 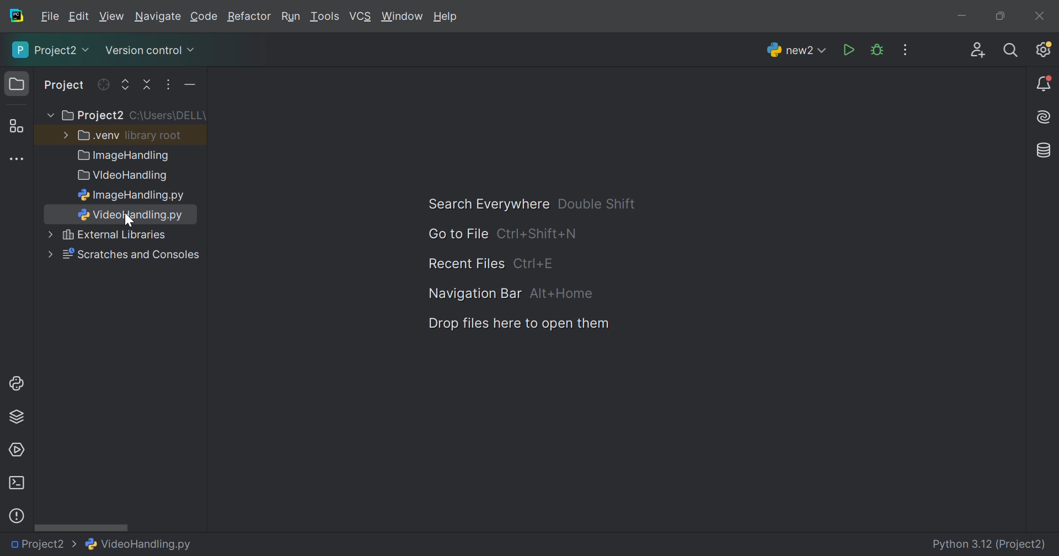 What do you see at coordinates (1012, 51) in the screenshot?
I see `Search everywhere` at bounding box center [1012, 51].